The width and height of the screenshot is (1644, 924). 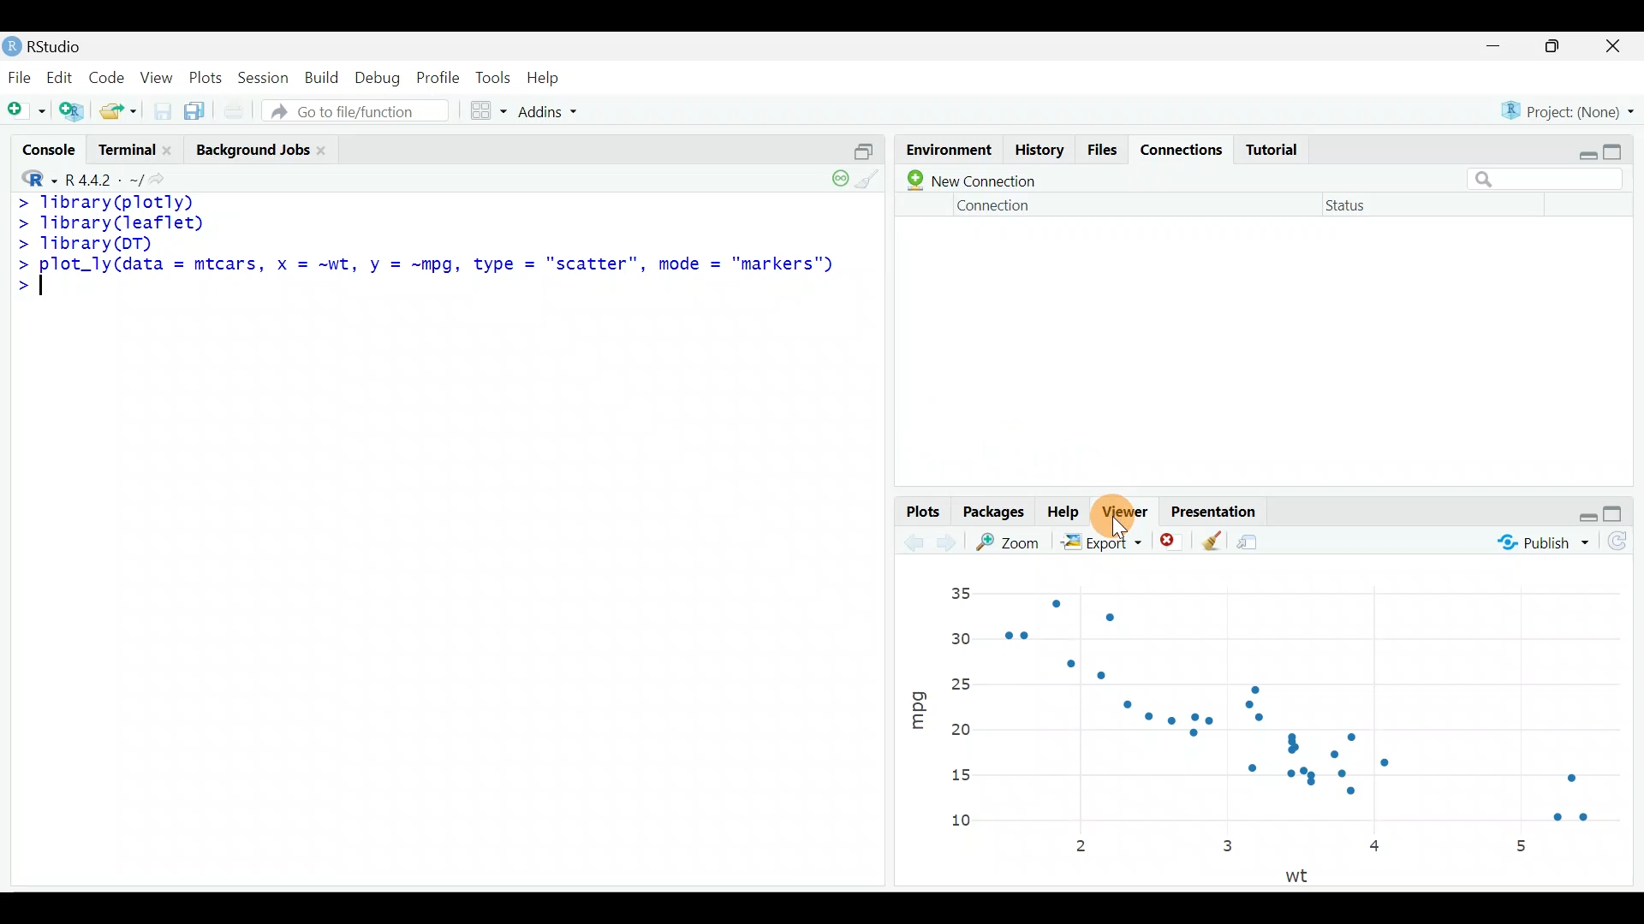 I want to click on 15, so click(x=960, y=773).